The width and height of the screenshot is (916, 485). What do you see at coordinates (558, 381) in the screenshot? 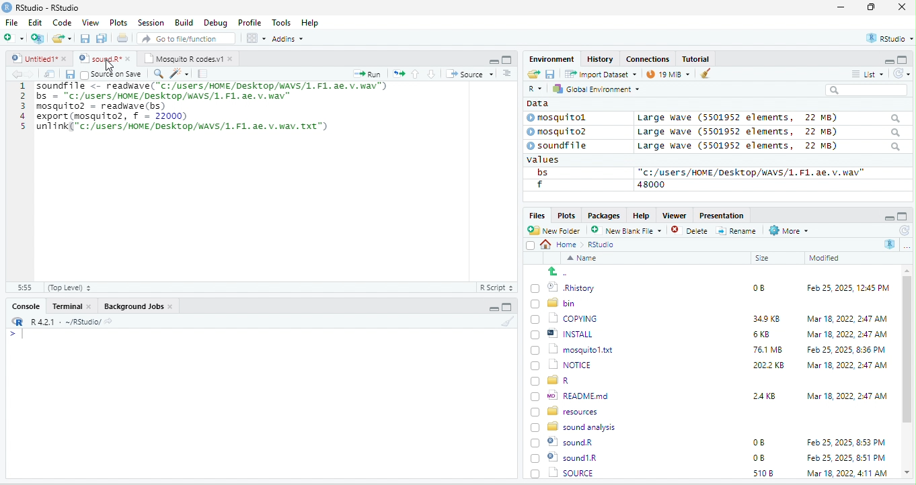
I see `[) = R` at bounding box center [558, 381].